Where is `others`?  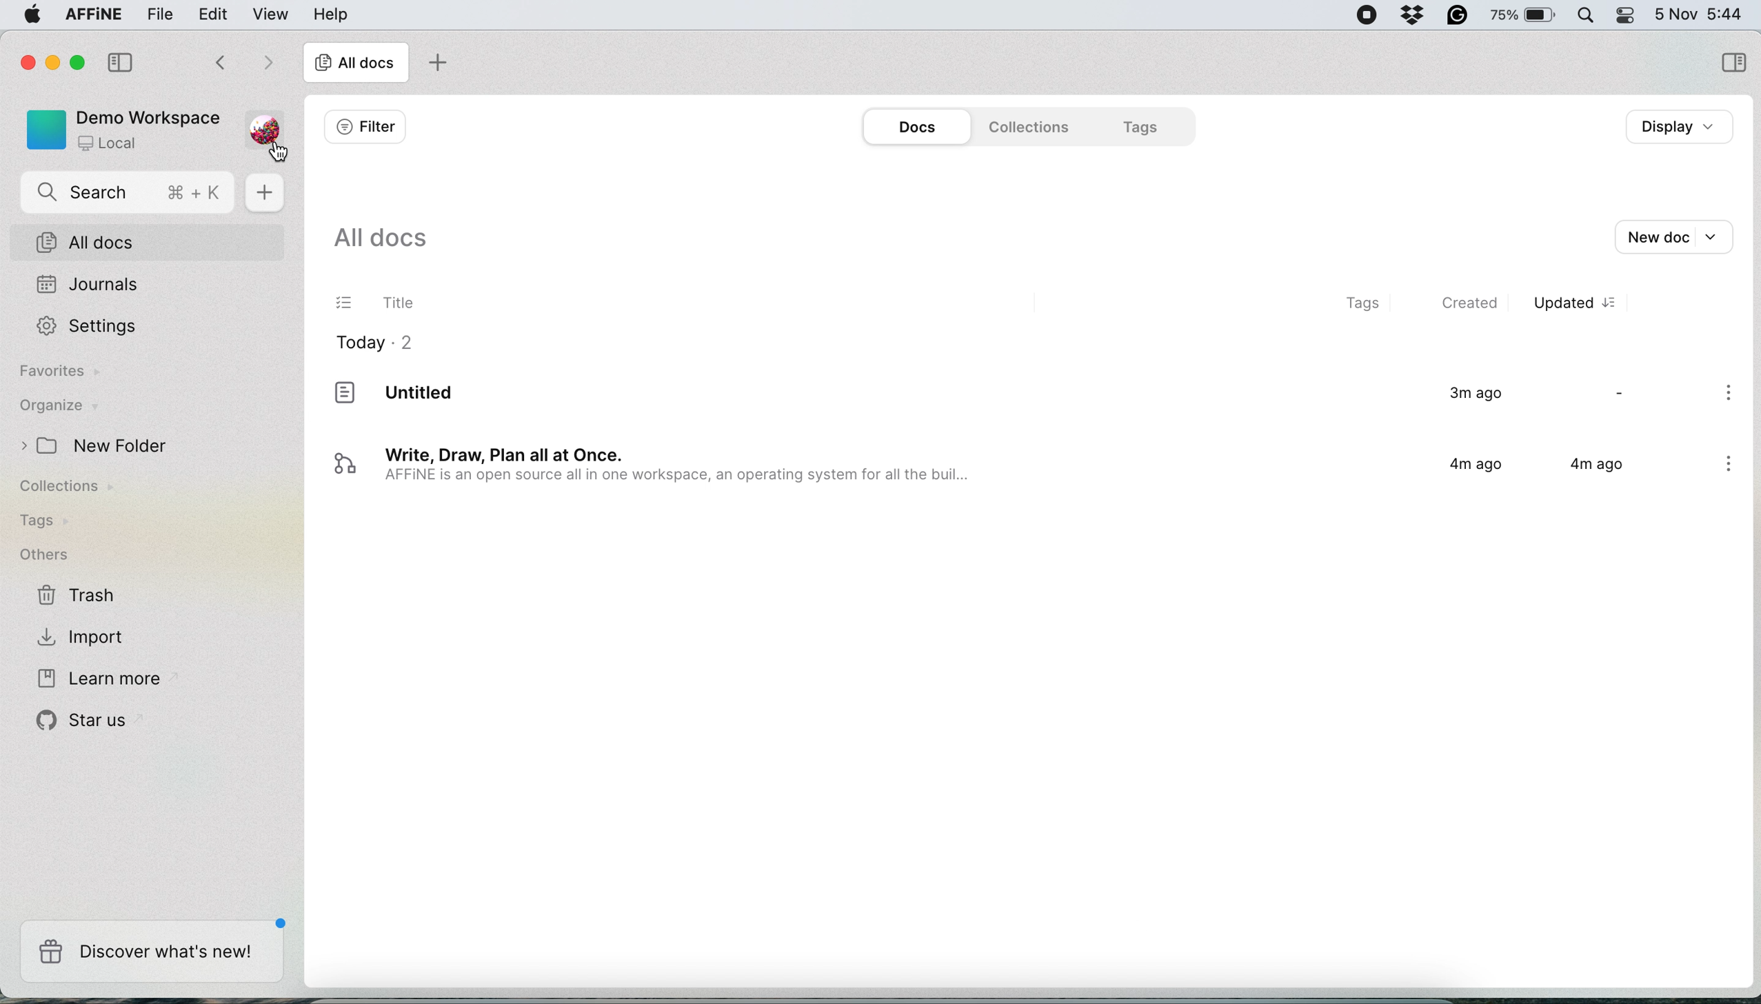
others is located at coordinates (44, 555).